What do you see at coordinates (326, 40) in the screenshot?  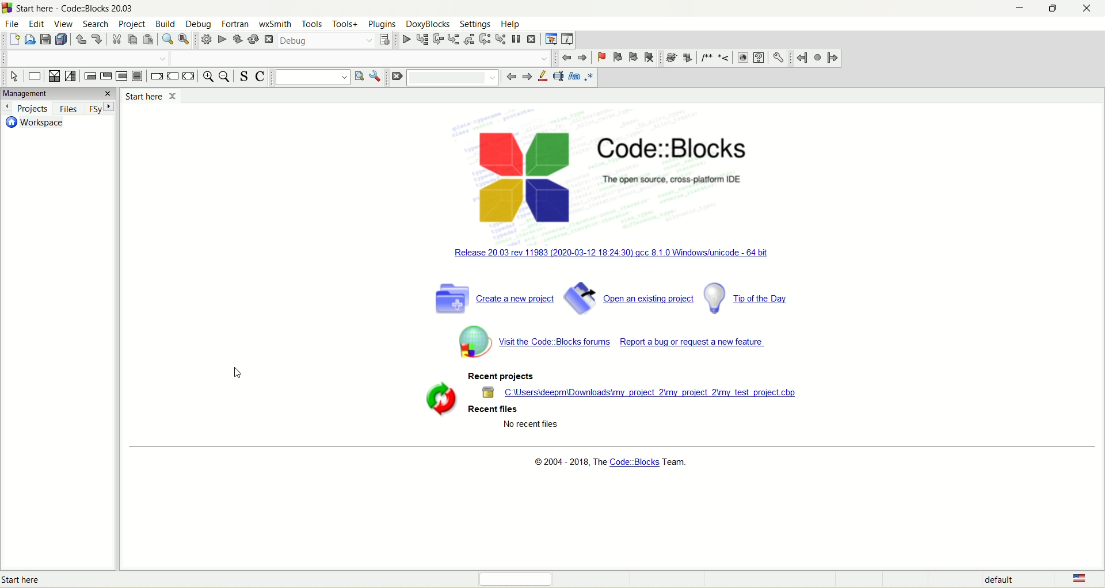 I see `debug` at bounding box center [326, 40].